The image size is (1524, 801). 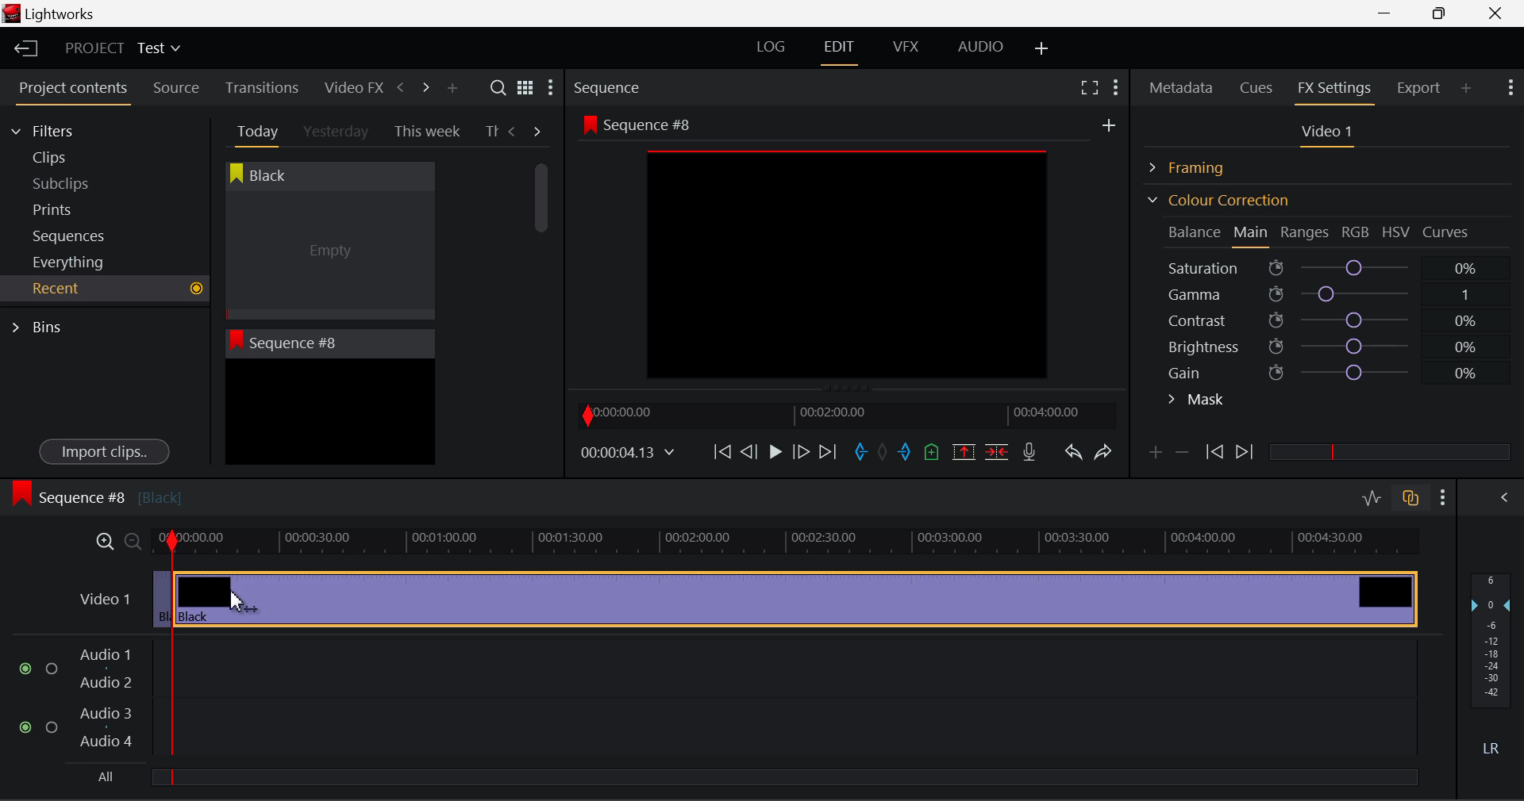 I want to click on Previous keyframe, so click(x=1213, y=453).